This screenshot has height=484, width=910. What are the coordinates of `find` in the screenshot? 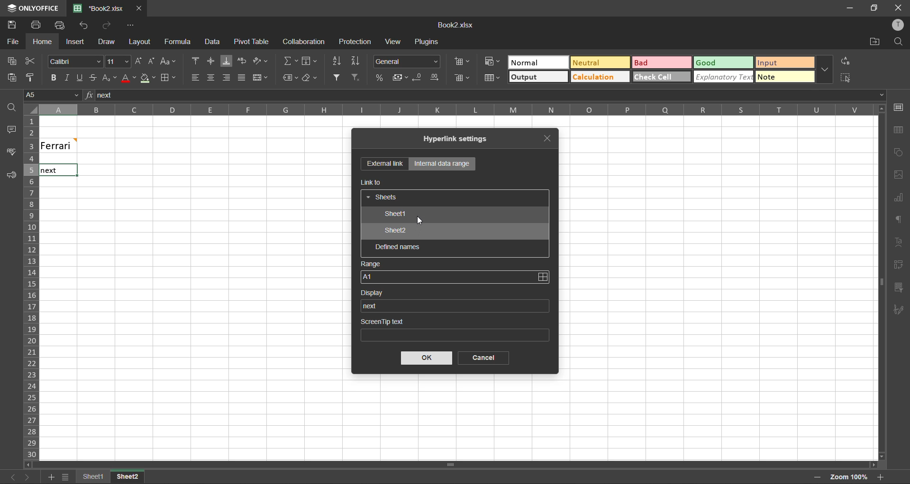 It's located at (14, 109).